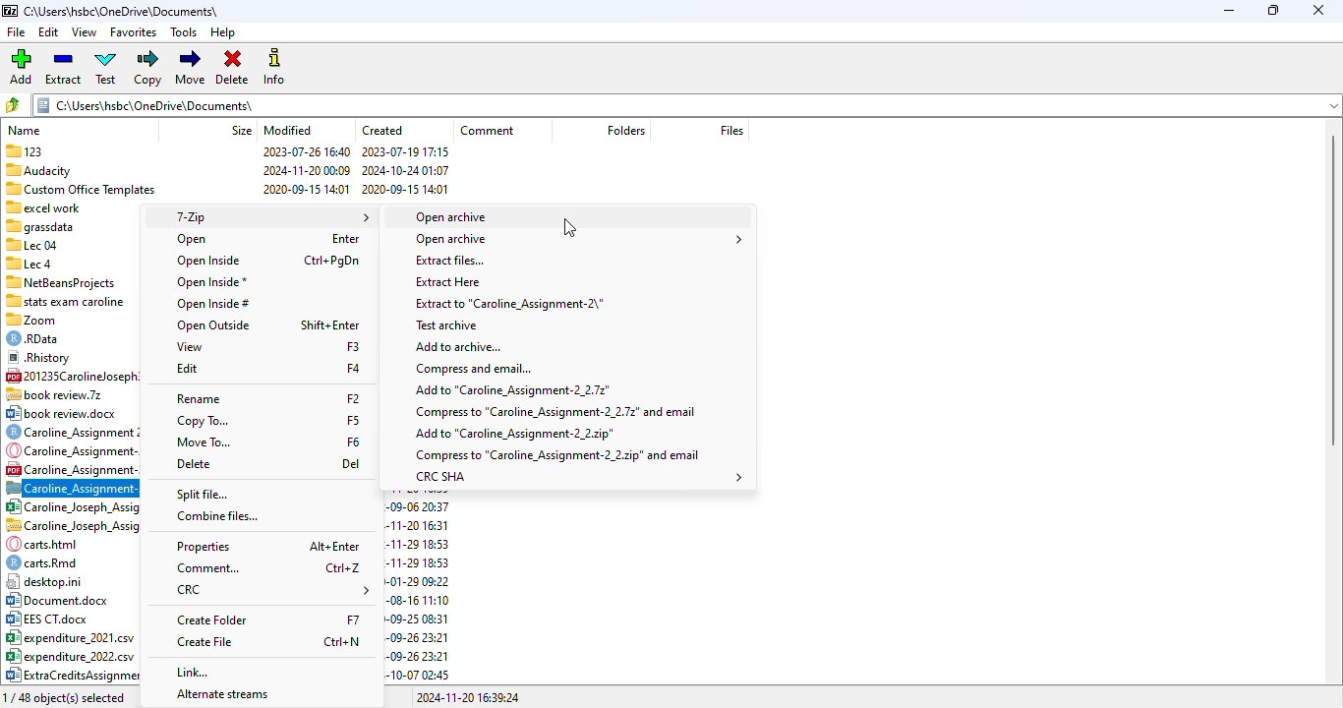 Image resolution: width=1343 pixels, height=708 pixels. I want to click on © book review.doox 12655 2020-09-24 10:44 2020-09-25 08:31, so click(68, 413).